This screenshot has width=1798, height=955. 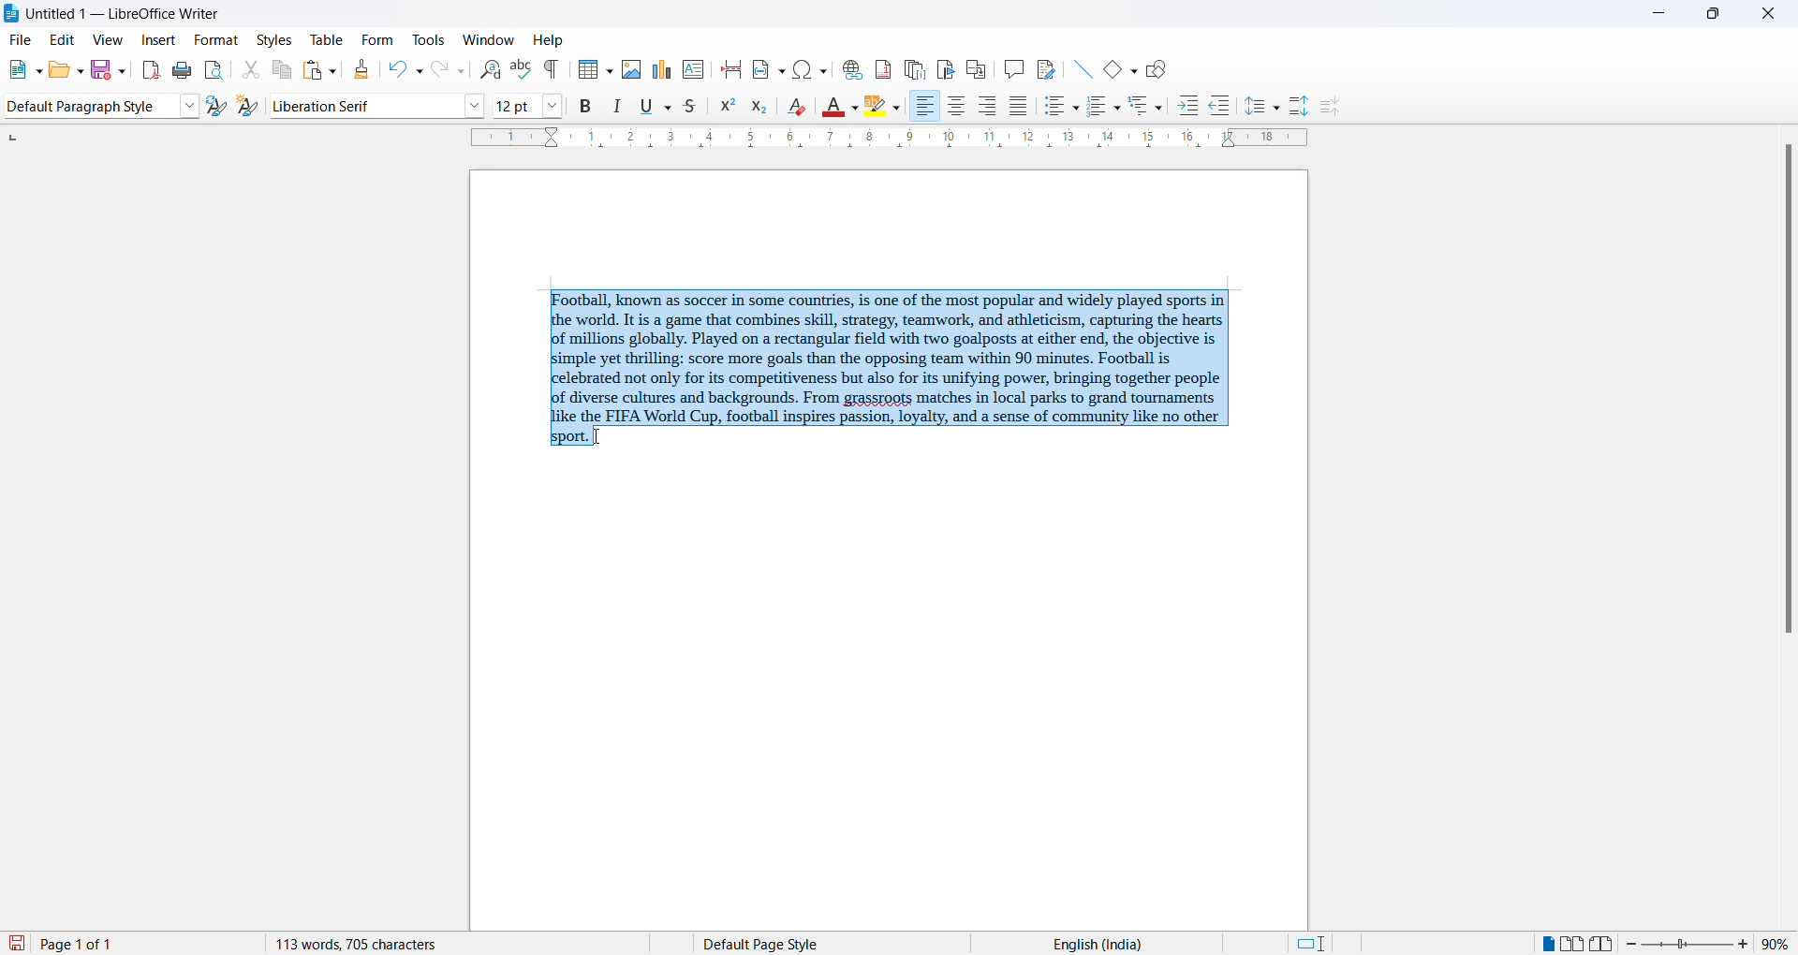 What do you see at coordinates (475, 107) in the screenshot?
I see `font options` at bounding box center [475, 107].